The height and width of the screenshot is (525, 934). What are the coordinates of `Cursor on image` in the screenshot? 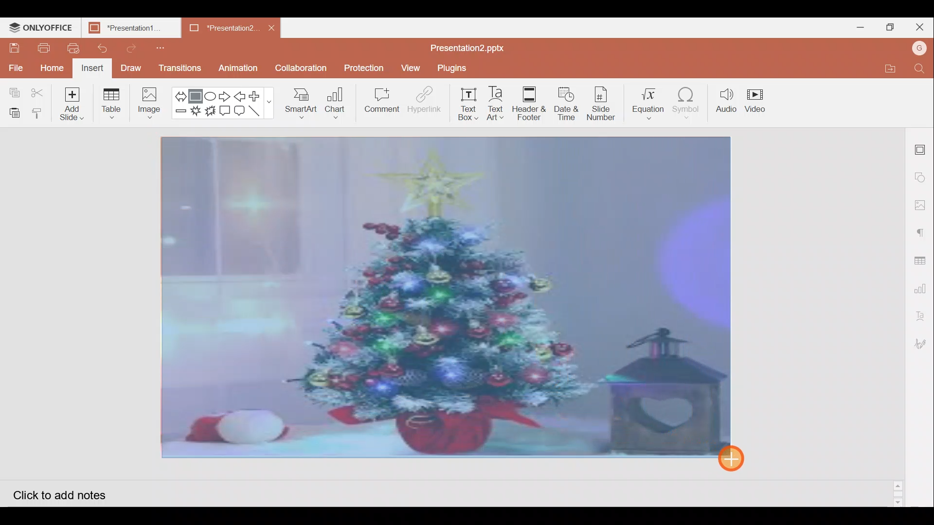 It's located at (737, 457).